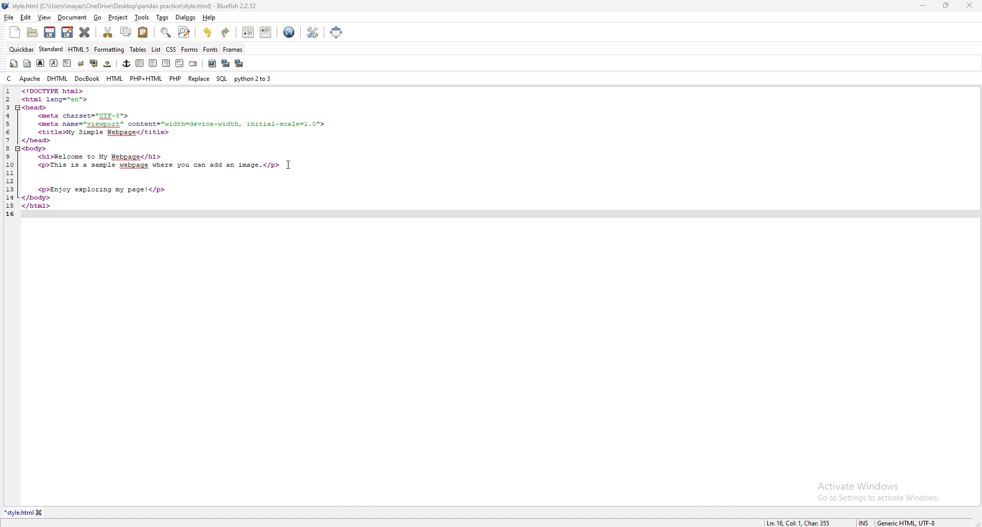 The width and height of the screenshot is (982, 527). I want to click on <hl>Welcome to My Webpage</hl>, so click(100, 158).